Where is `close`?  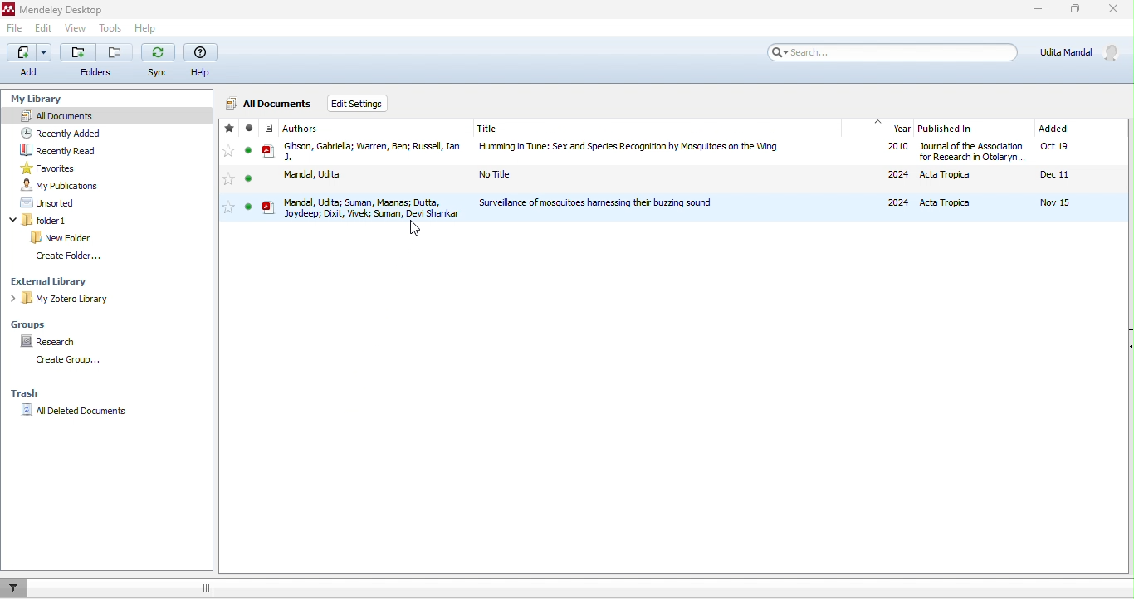
close is located at coordinates (1114, 10).